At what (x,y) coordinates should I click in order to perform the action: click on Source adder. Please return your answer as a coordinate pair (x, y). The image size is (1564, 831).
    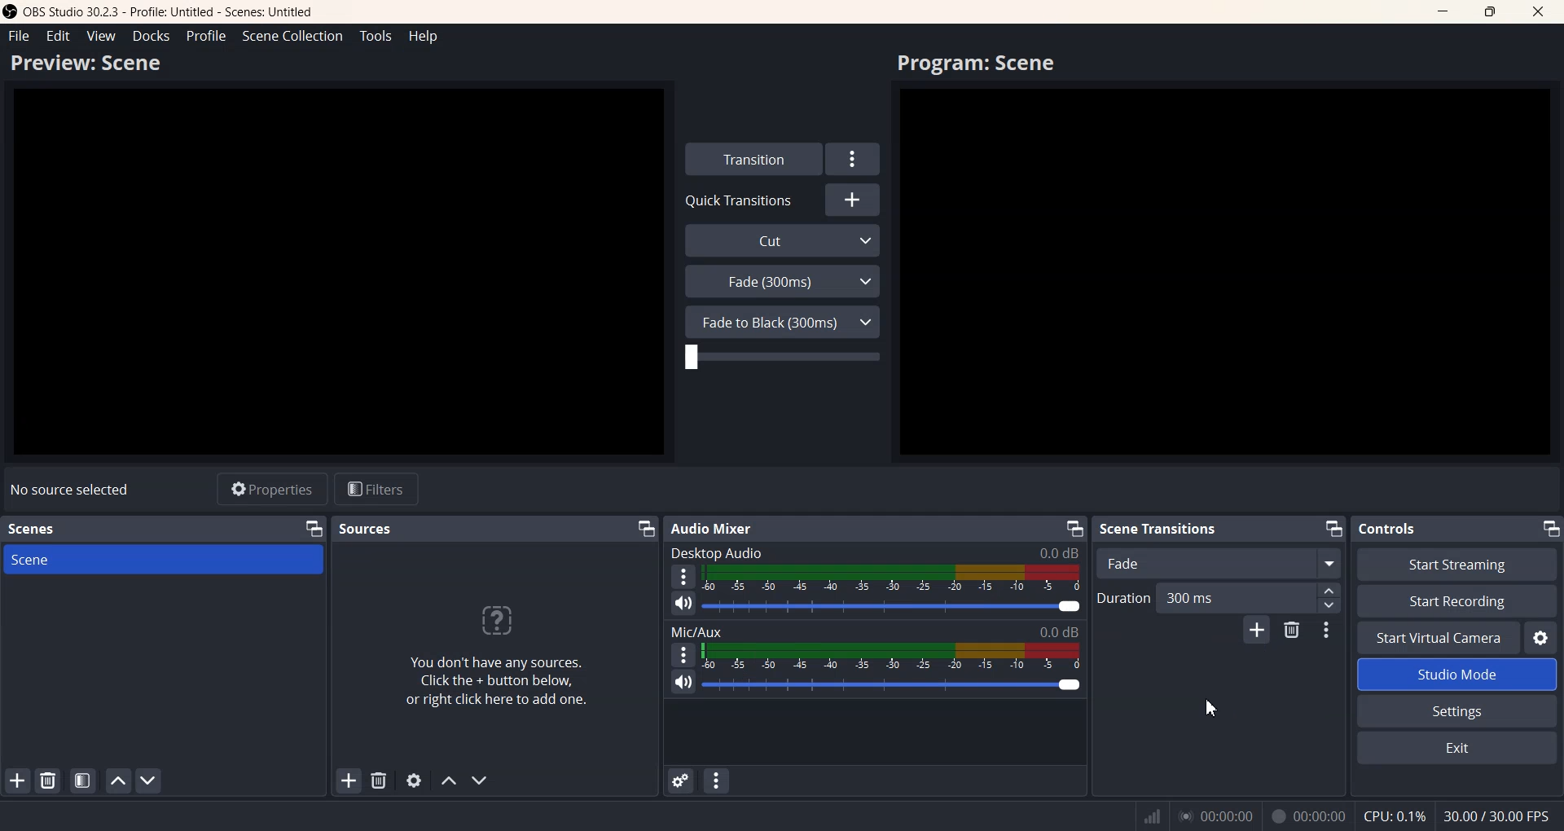
    Looking at the image, I should click on (494, 648).